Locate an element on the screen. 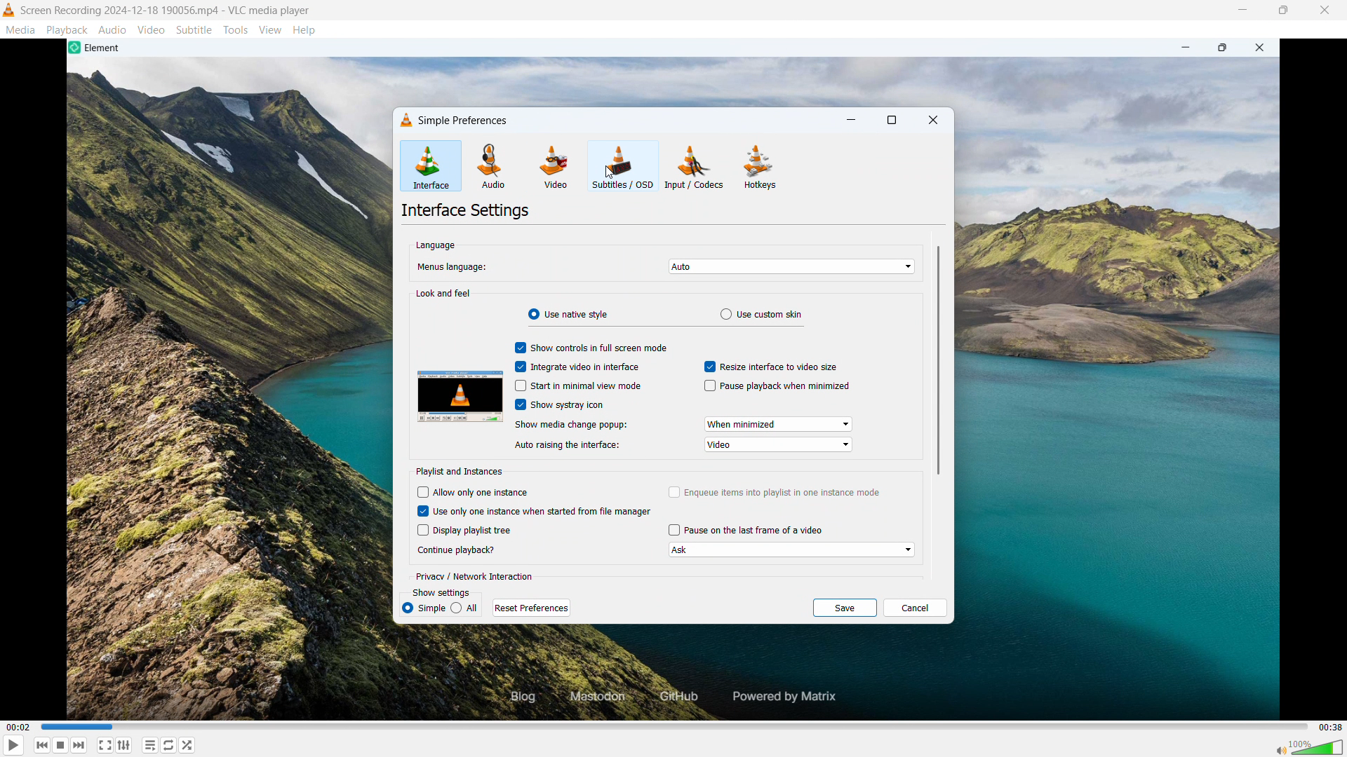 This screenshot has height=757, width=1347. minimise  is located at coordinates (1241, 11).